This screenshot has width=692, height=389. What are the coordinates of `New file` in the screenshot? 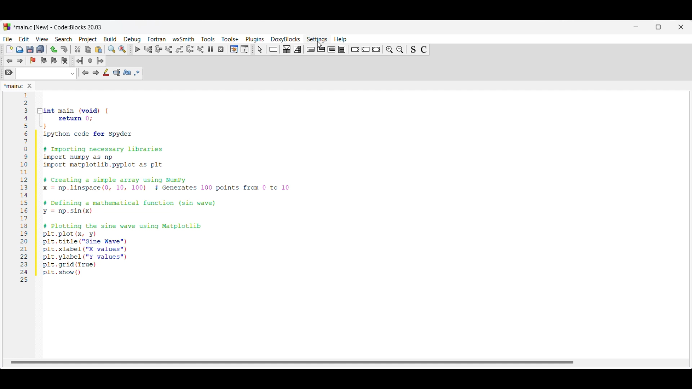 It's located at (10, 49).